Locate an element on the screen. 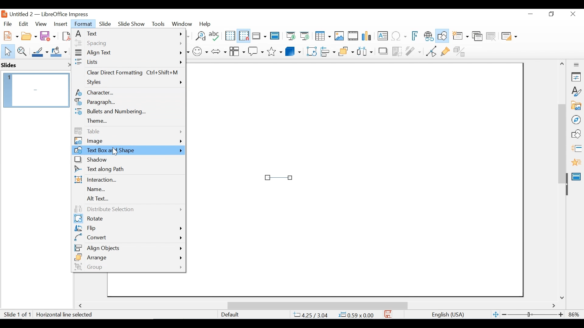 The width and height of the screenshot is (584, 328). Show Draw Functions is located at coordinates (443, 36).